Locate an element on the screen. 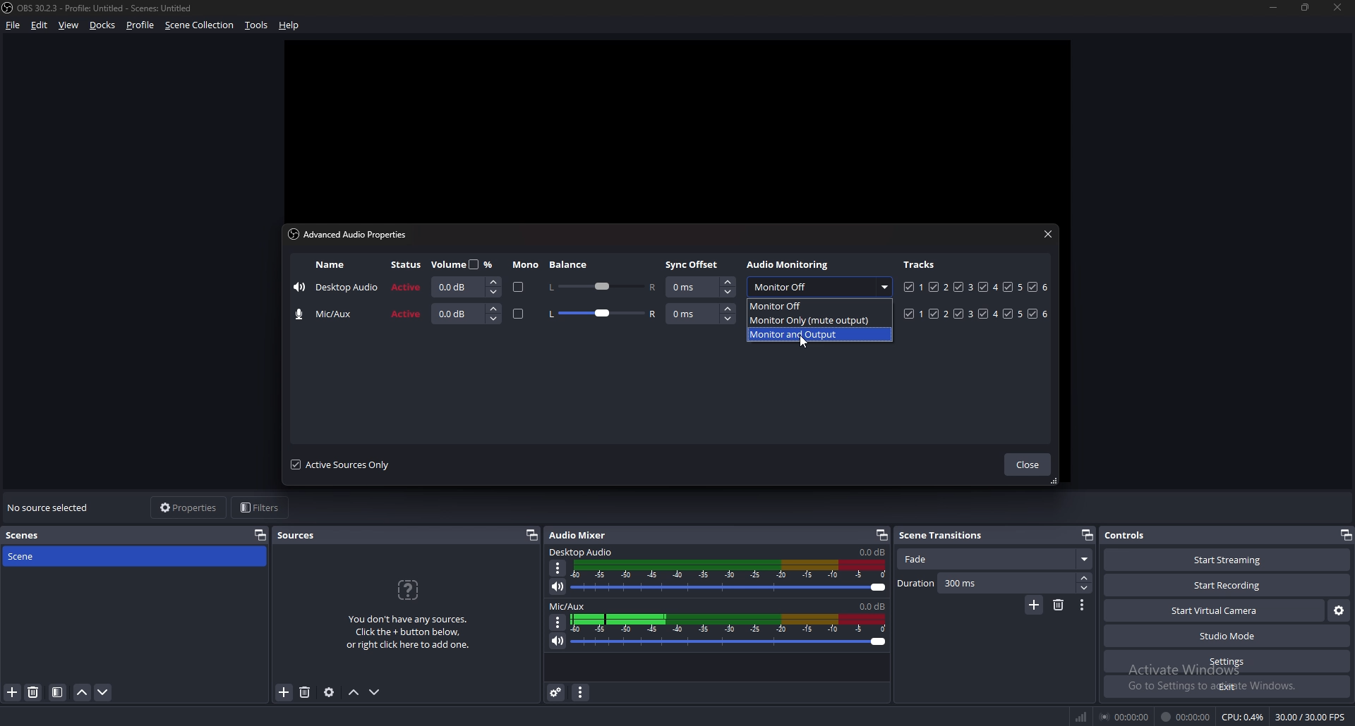 This screenshot has width=1355, height=726. scene collection is located at coordinates (200, 25).